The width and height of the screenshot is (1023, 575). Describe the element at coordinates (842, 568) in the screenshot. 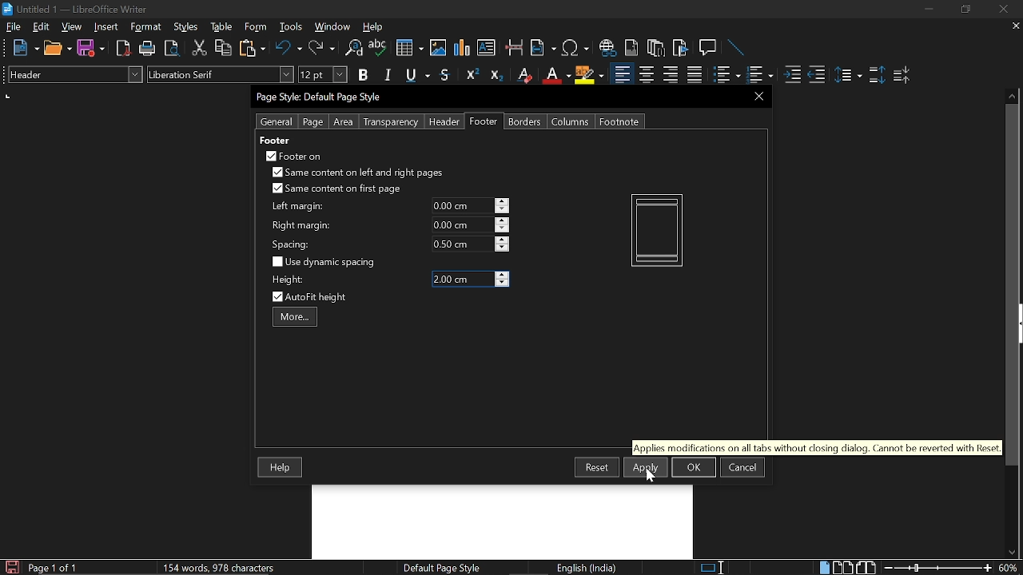

I see `Multiple page view` at that location.